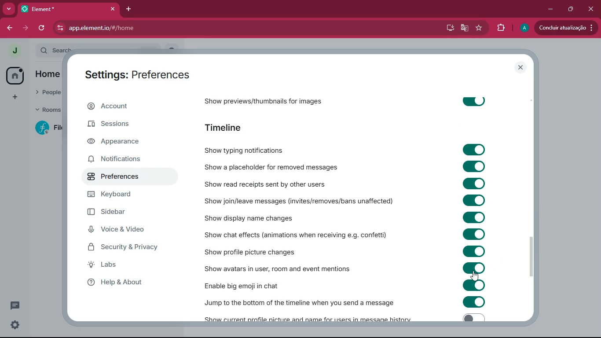 Image resolution: width=601 pixels, height=338 pixels. What do you see at coordinates (475, 168) in the screenshot?
I see `toggle on ` at bounding box center [475, 168].